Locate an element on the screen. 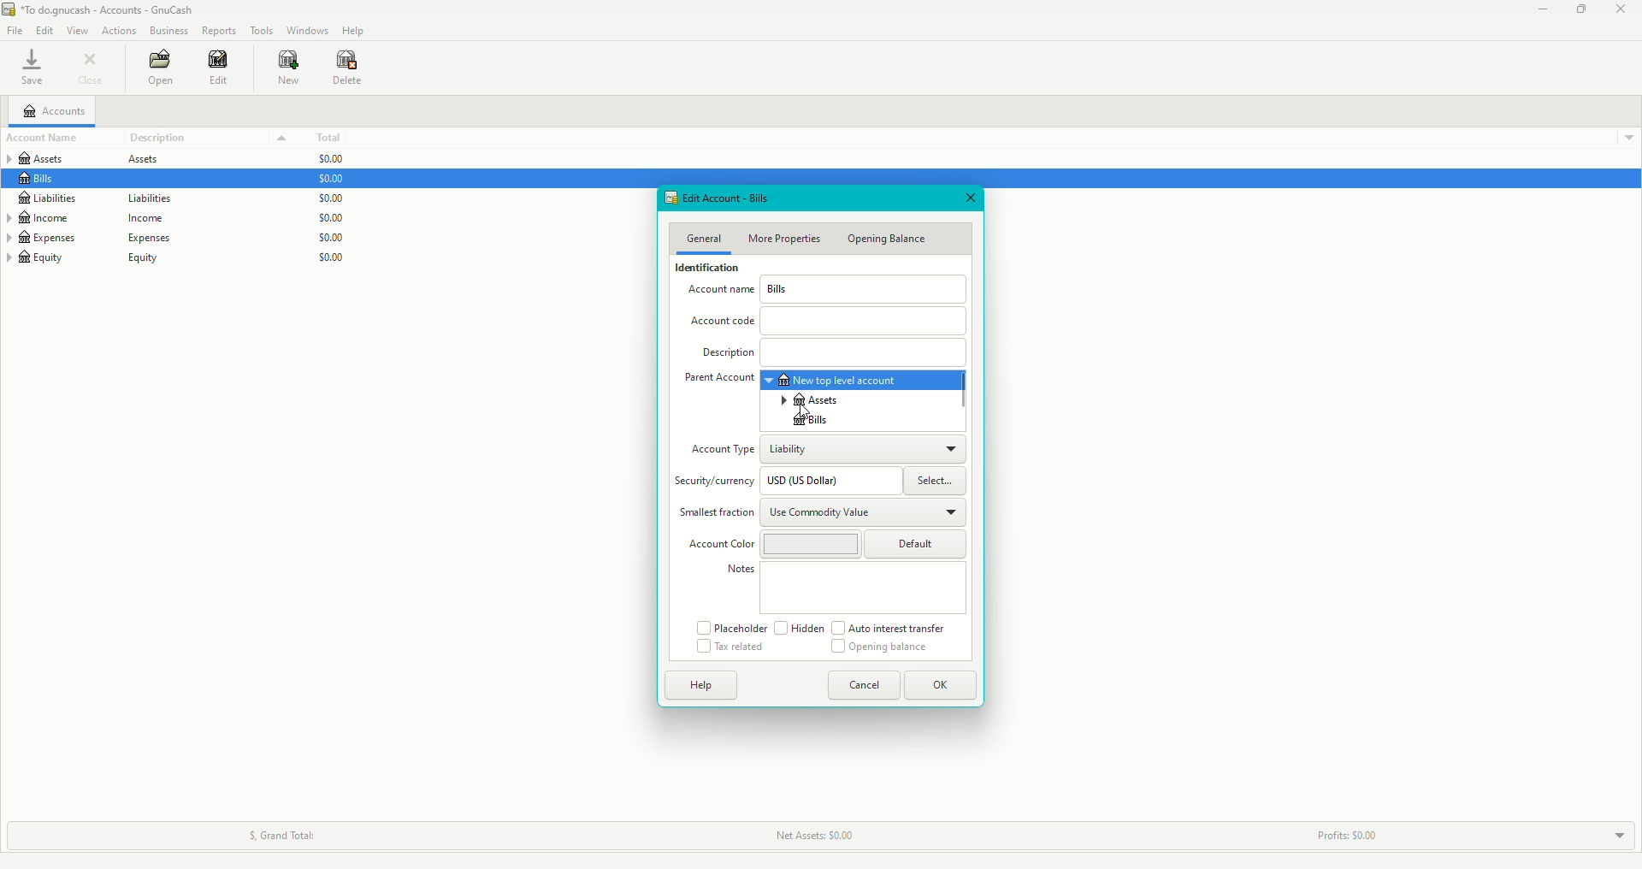 Image resolution: width=1642 pixels, height=869 pixels. OK is located at coordinates (942, 685).